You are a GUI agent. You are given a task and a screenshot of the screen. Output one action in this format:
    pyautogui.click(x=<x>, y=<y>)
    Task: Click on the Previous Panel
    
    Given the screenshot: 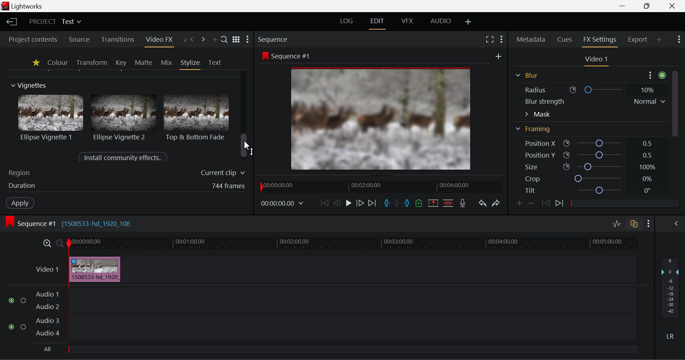 What is the action you would take?
    pyautogui.click(x=192, y=40)
    